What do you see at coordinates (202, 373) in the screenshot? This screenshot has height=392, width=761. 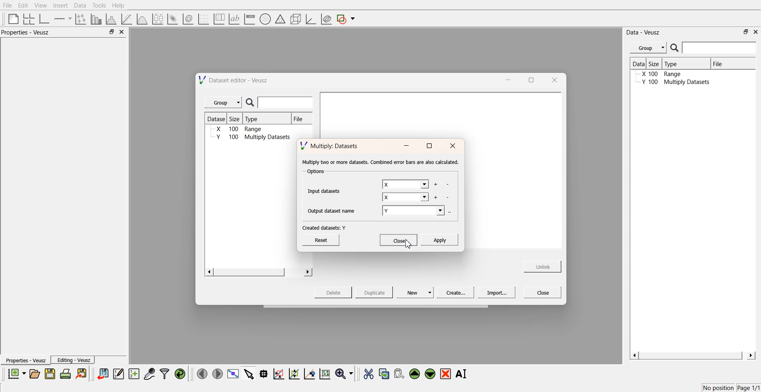 I see `move left` at bounding box center [202, 373].